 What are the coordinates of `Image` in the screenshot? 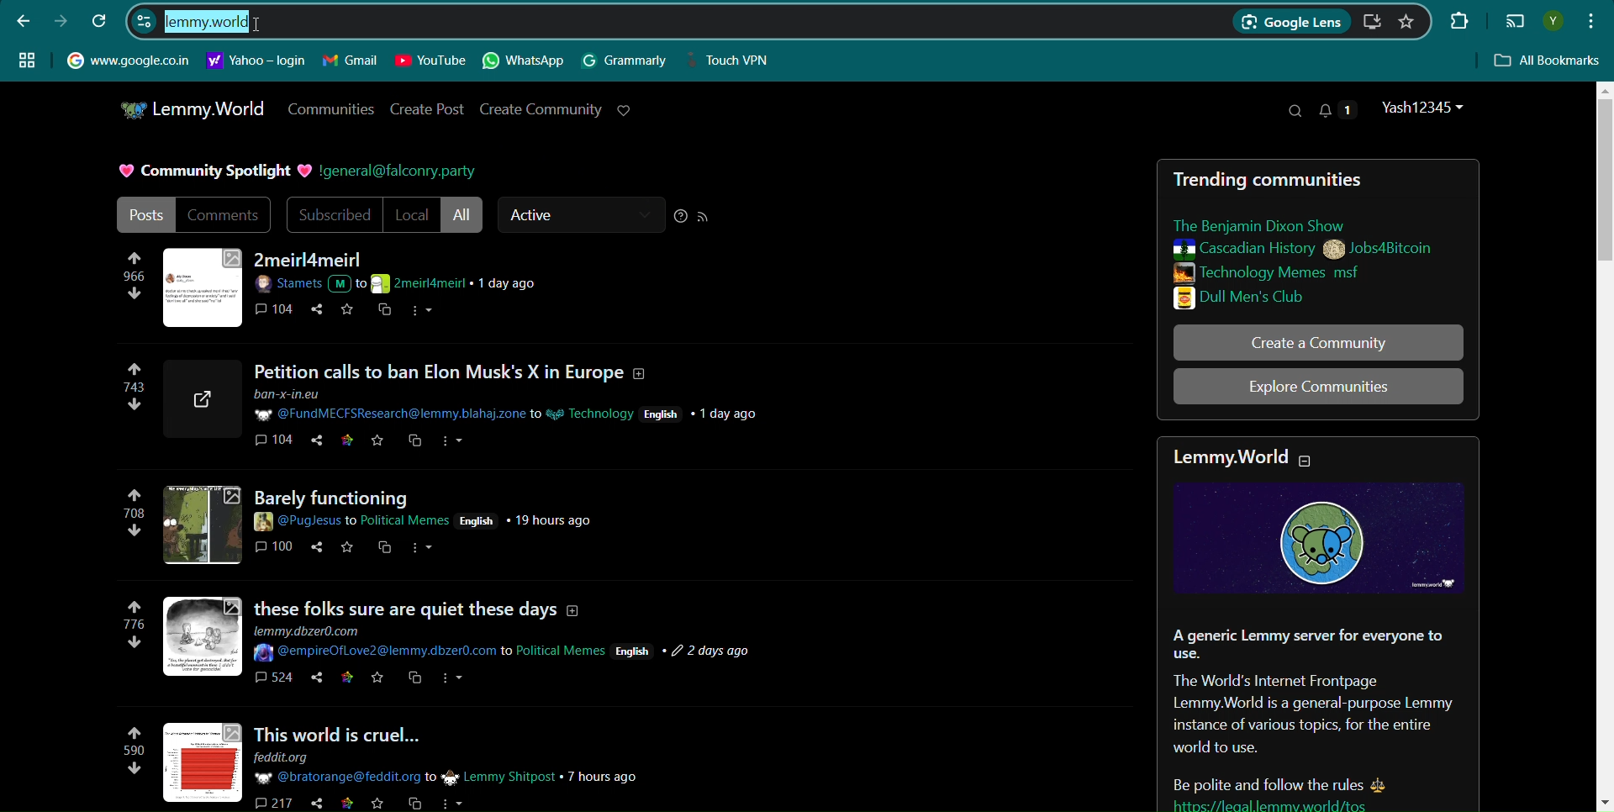 It's located at (1319, 537).